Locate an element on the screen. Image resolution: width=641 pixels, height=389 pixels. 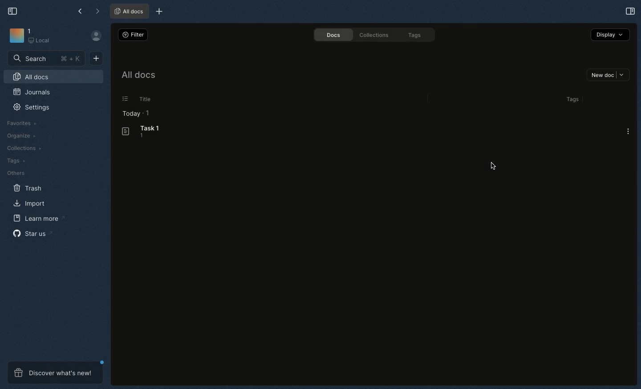
Expand sidebar is located at coordinates (630, 11).